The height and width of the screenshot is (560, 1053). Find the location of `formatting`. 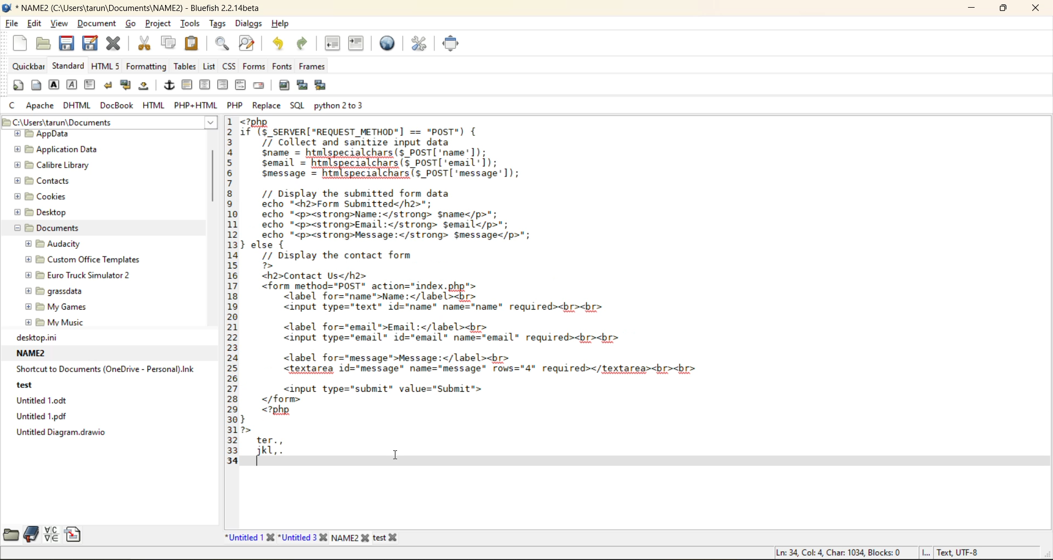

formatting is located at coordinates (149, 67).